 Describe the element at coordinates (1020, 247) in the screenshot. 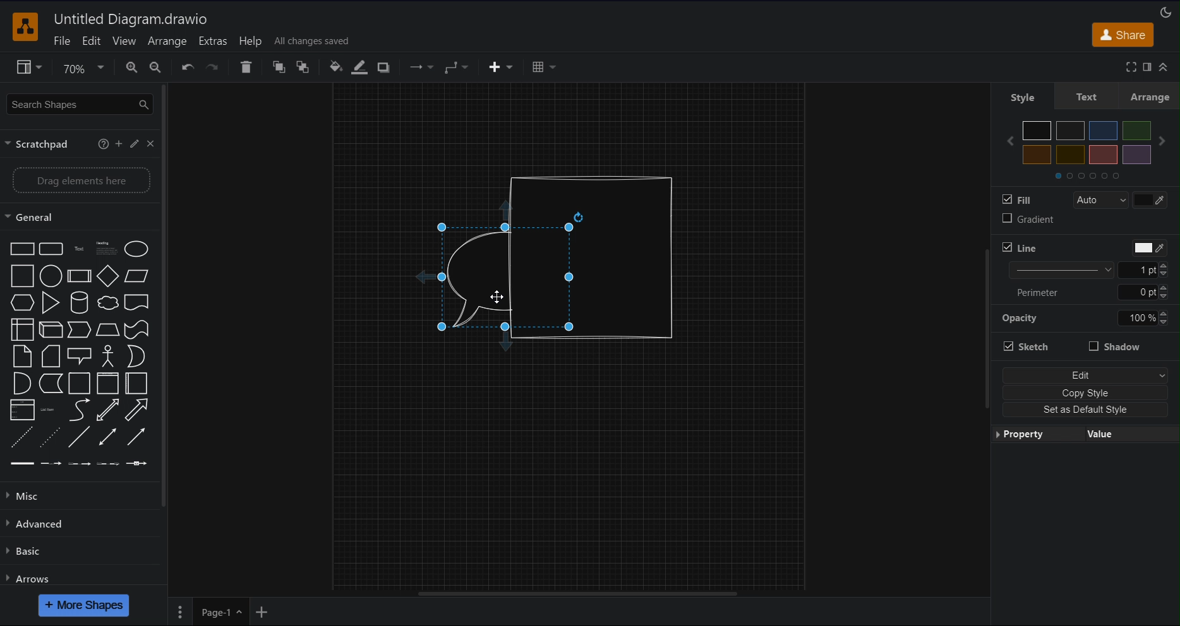

I see `Line` at that location.